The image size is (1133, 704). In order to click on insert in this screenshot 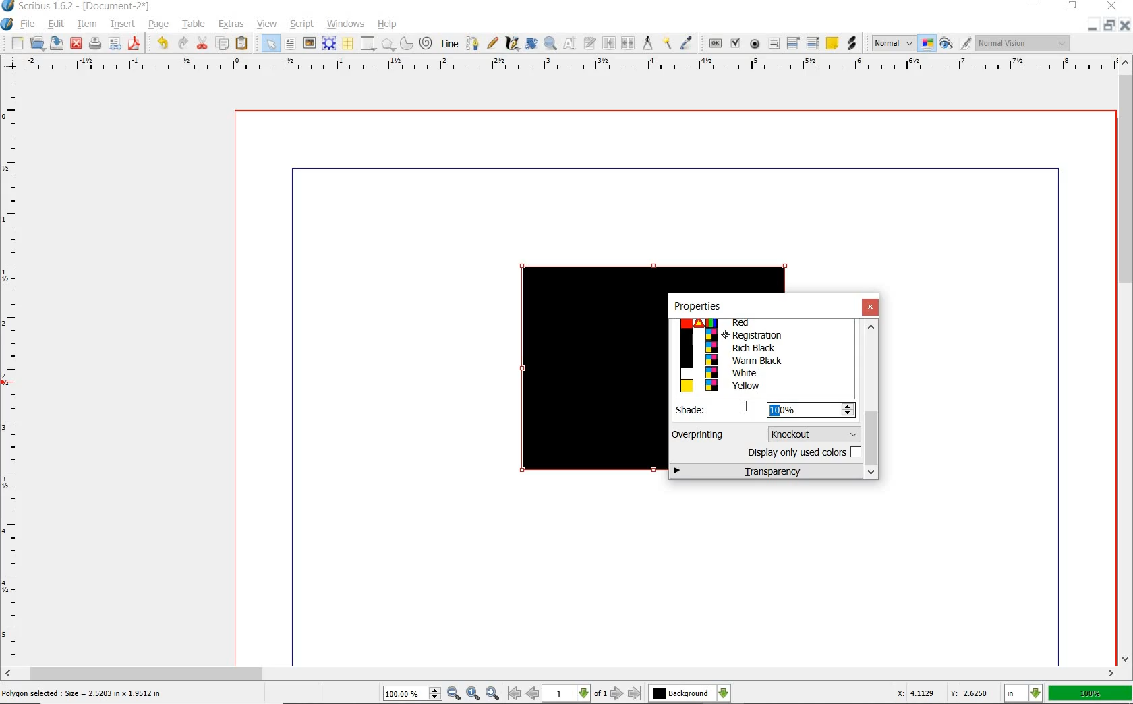, I will do `click(125, 24)`.